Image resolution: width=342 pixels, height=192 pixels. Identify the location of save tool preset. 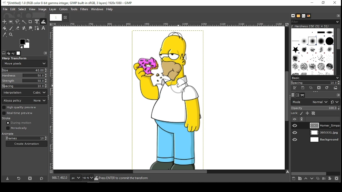
(7, 178).